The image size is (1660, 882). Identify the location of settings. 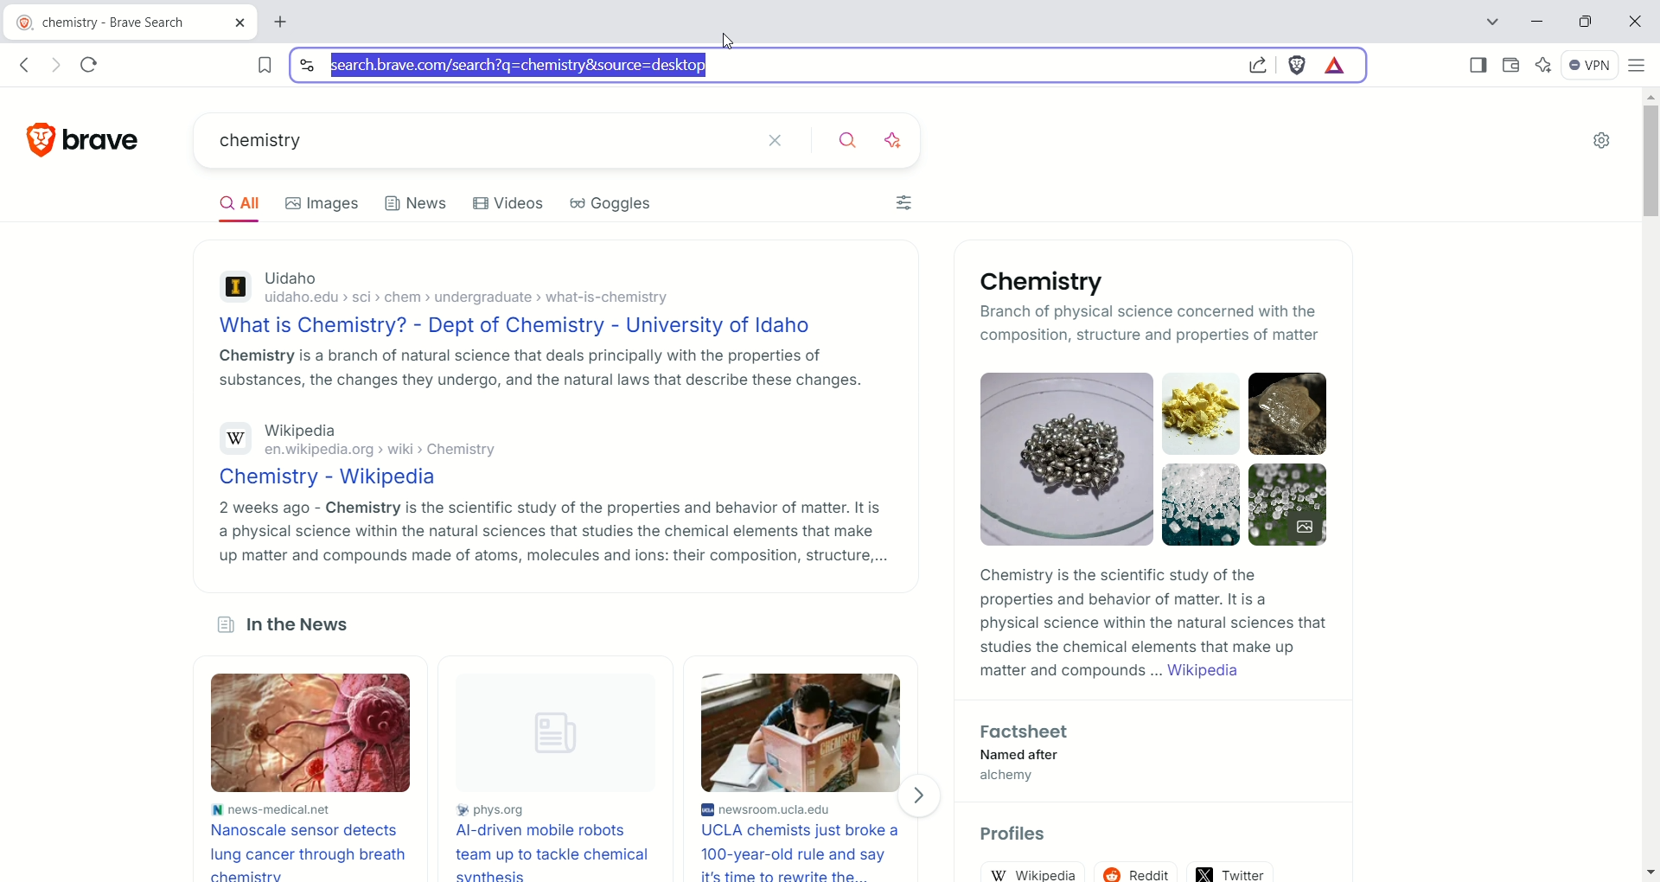
(1605, 139).